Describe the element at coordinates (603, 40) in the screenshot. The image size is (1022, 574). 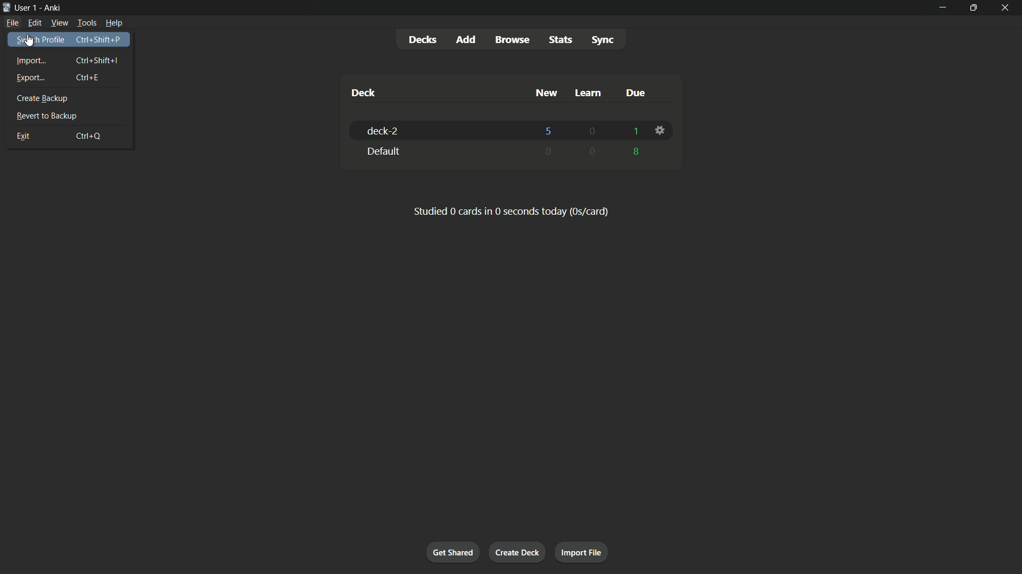
I see `Sync` at that location.